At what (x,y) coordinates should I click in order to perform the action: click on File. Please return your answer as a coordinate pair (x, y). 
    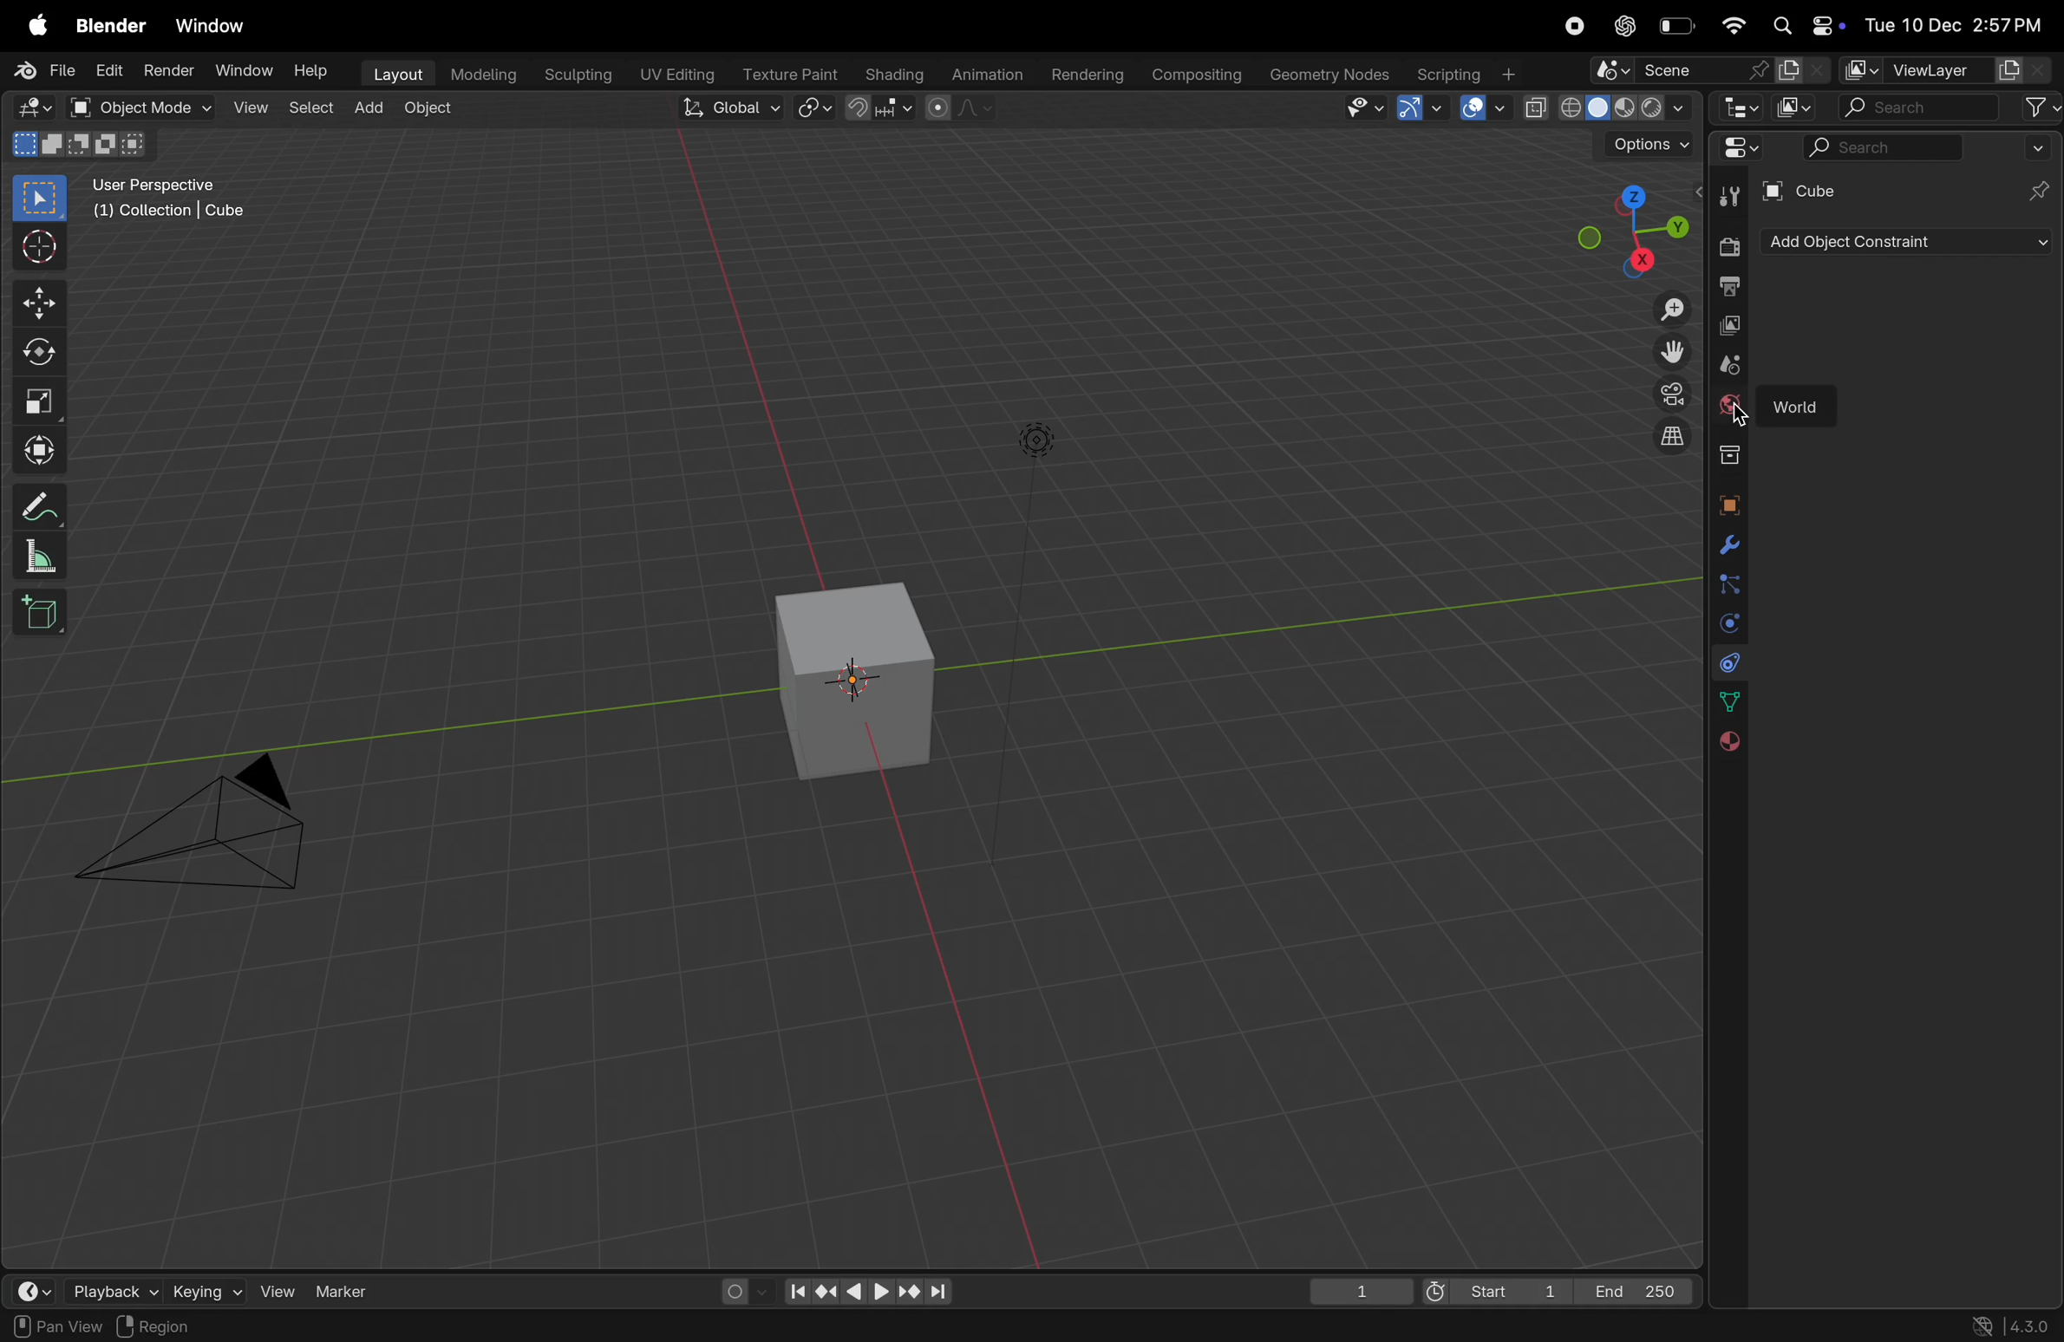
    Looking at the image, I should click on (46, 72).